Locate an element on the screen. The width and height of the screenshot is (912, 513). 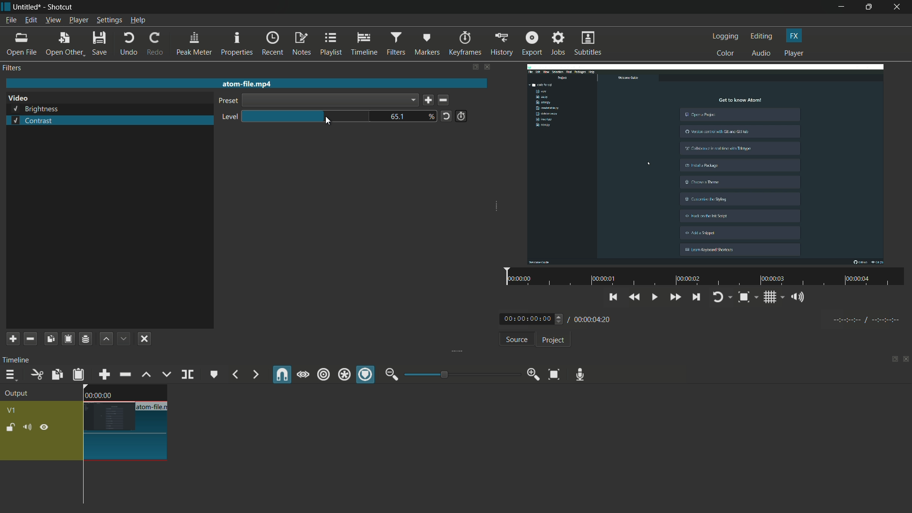
hide is located at coordinates (44, 427).